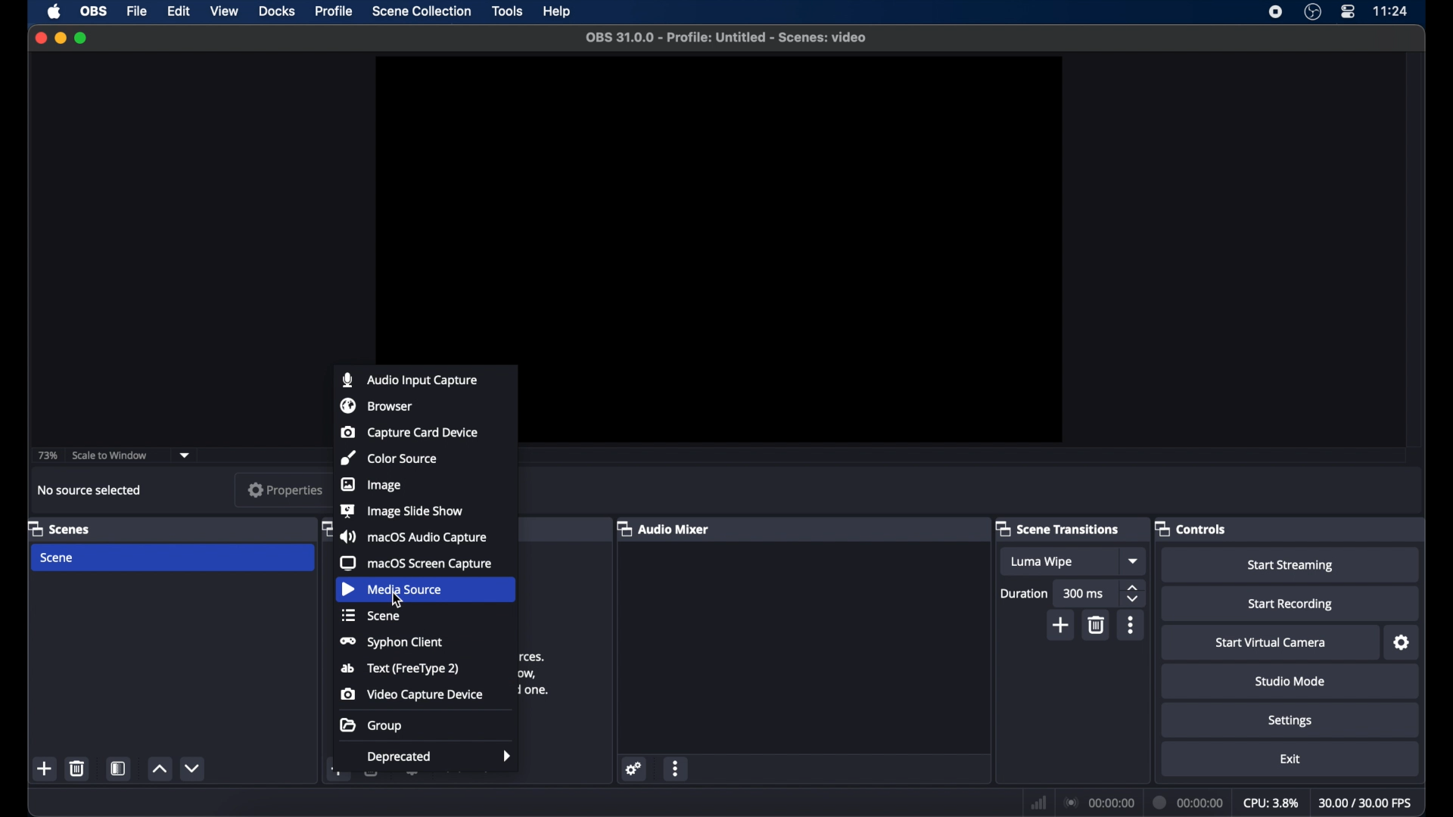  Describe the element at coordinates (391, 643) in the screenshot. I see `syphon client` at that location.